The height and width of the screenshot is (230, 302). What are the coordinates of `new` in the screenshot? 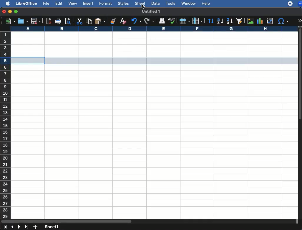 It's located at (9, 21).